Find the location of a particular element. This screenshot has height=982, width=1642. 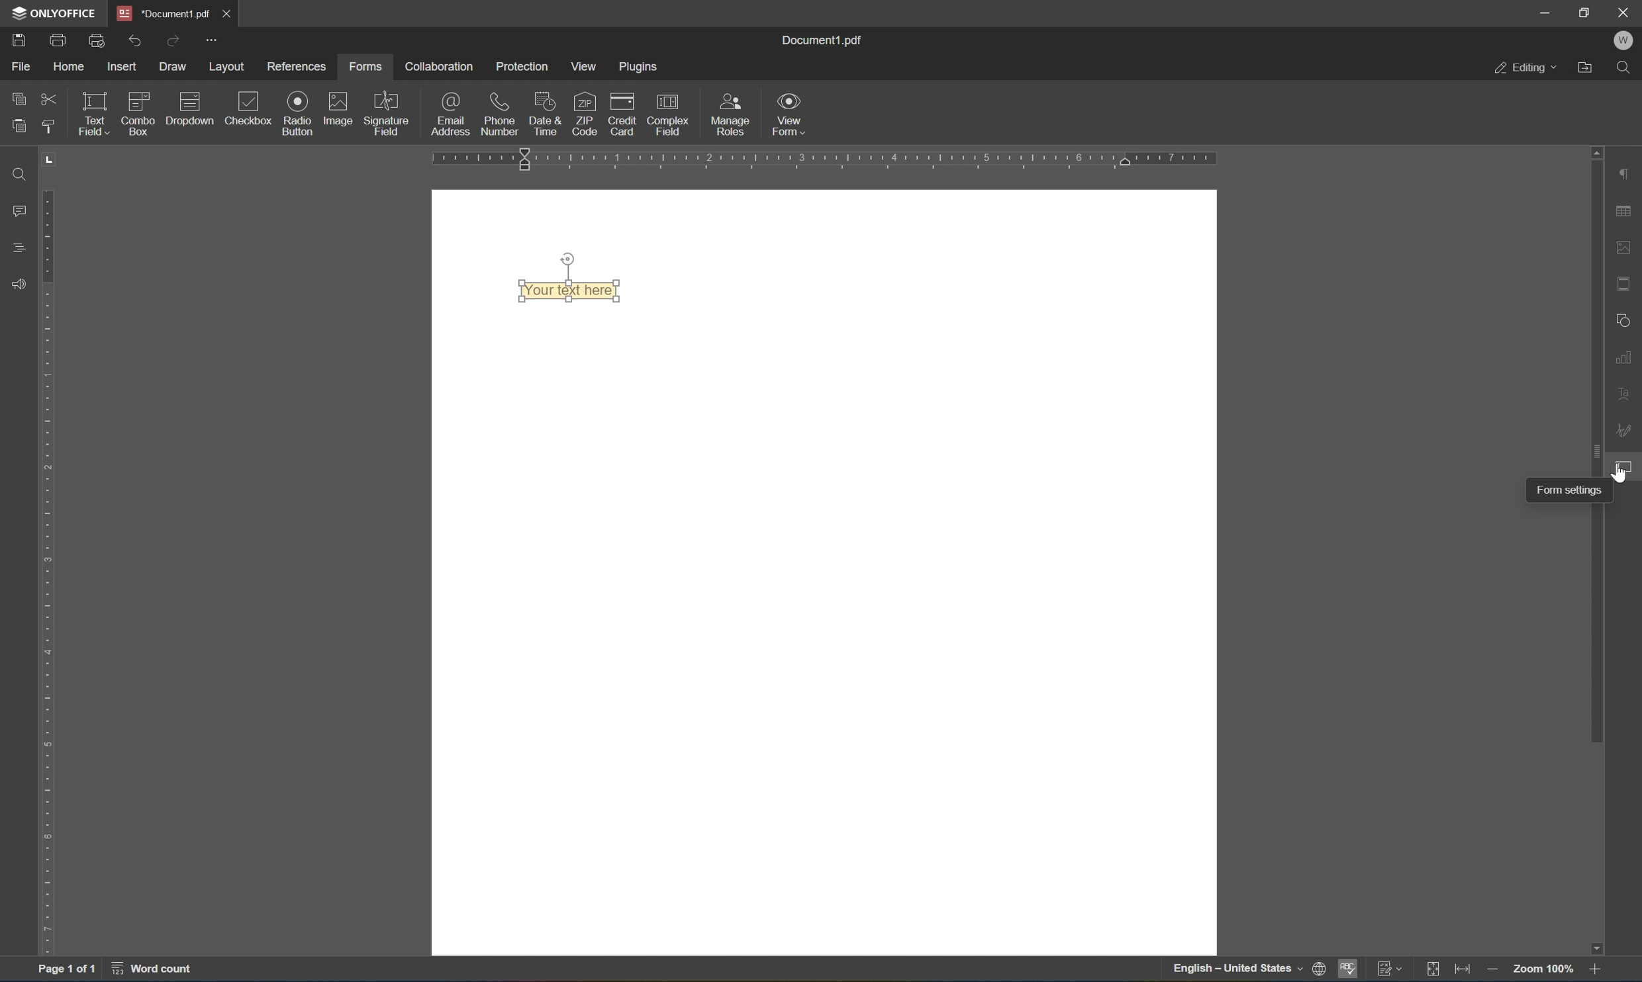

cursor is located at coordinates (1625, 472).